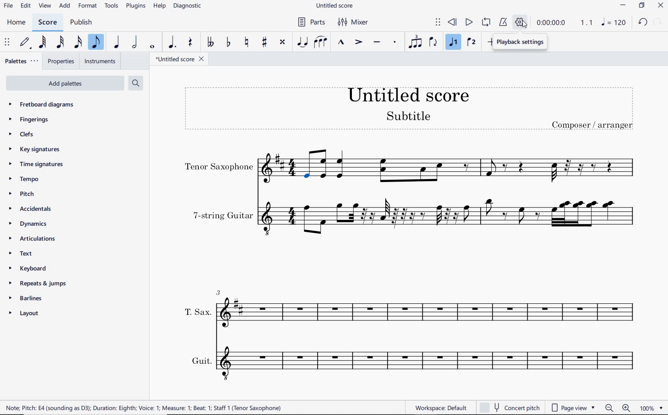 This screenshot has width=668, height=415. I want to click on CLOSE, so click(660, 6).